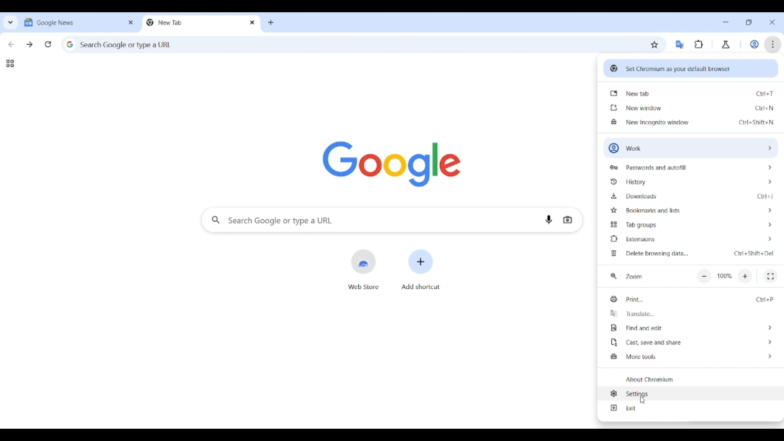  I want to click on Translate, so click(691, 314).